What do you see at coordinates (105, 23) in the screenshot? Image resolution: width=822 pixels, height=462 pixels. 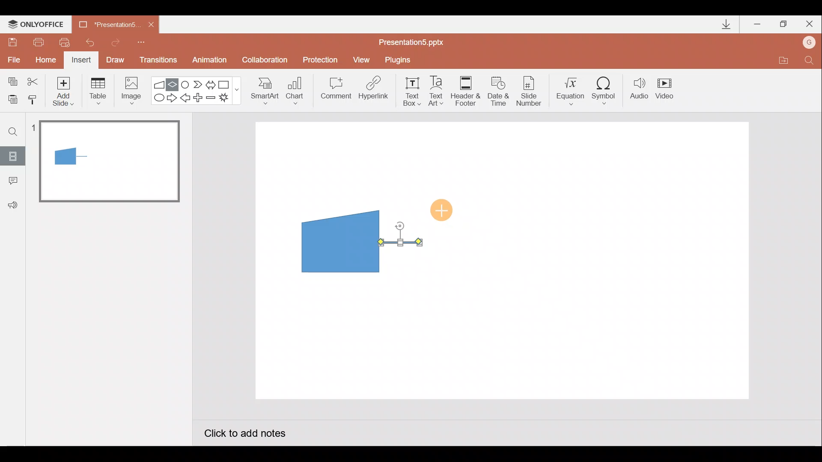 I see `Presentation5.` at bounding box center [105, 23].